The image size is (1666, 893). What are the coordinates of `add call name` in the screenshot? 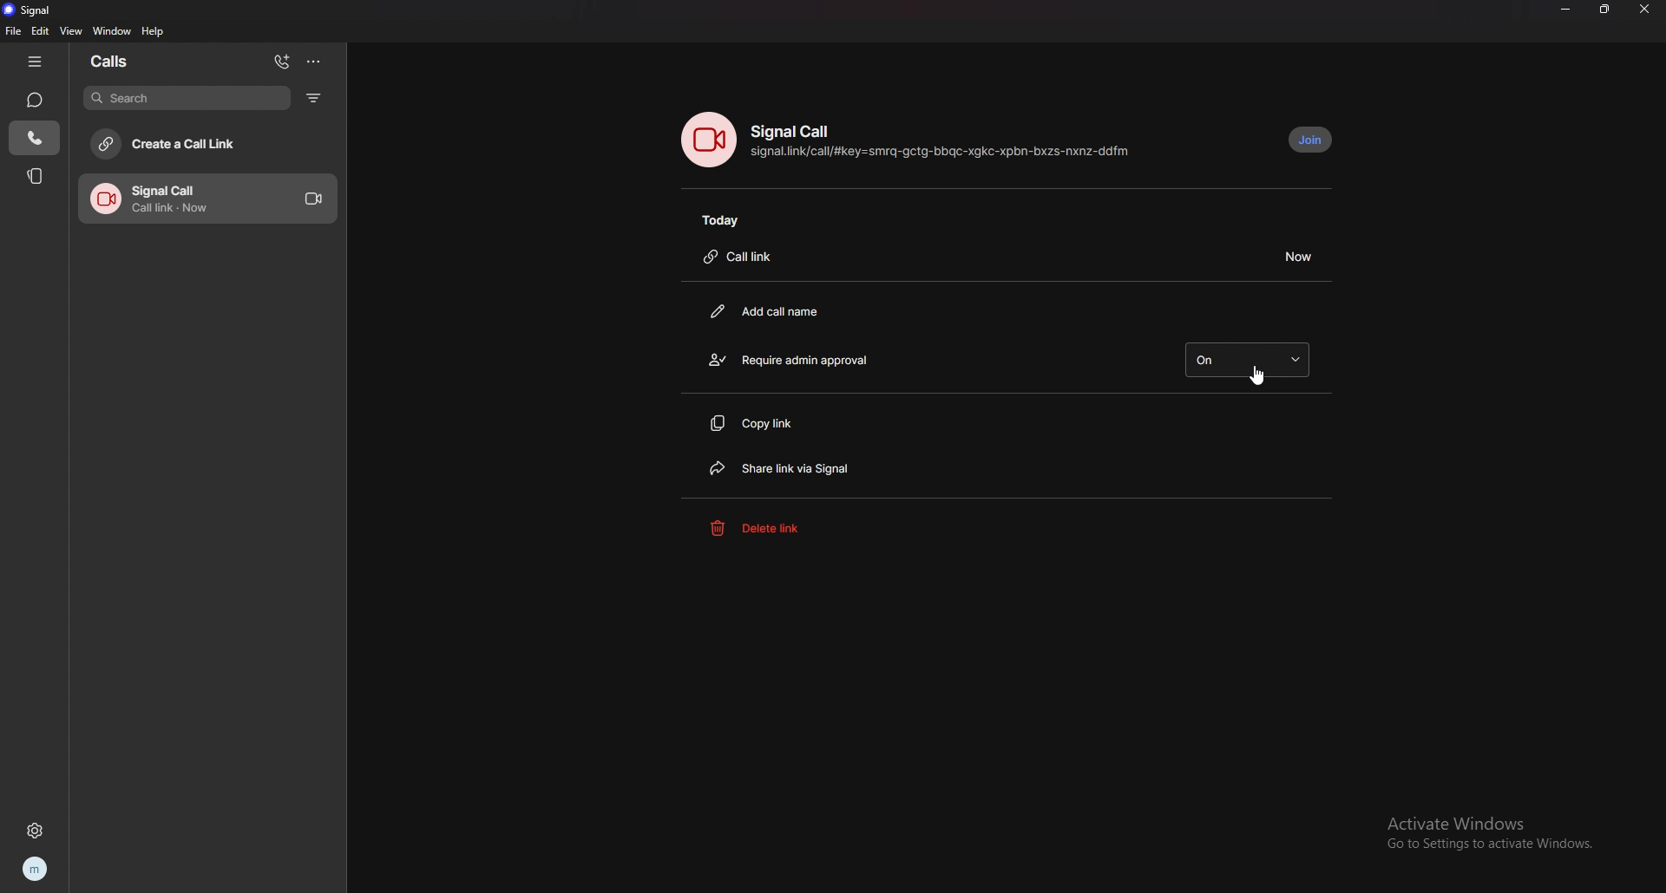 It's located at (770, 313).